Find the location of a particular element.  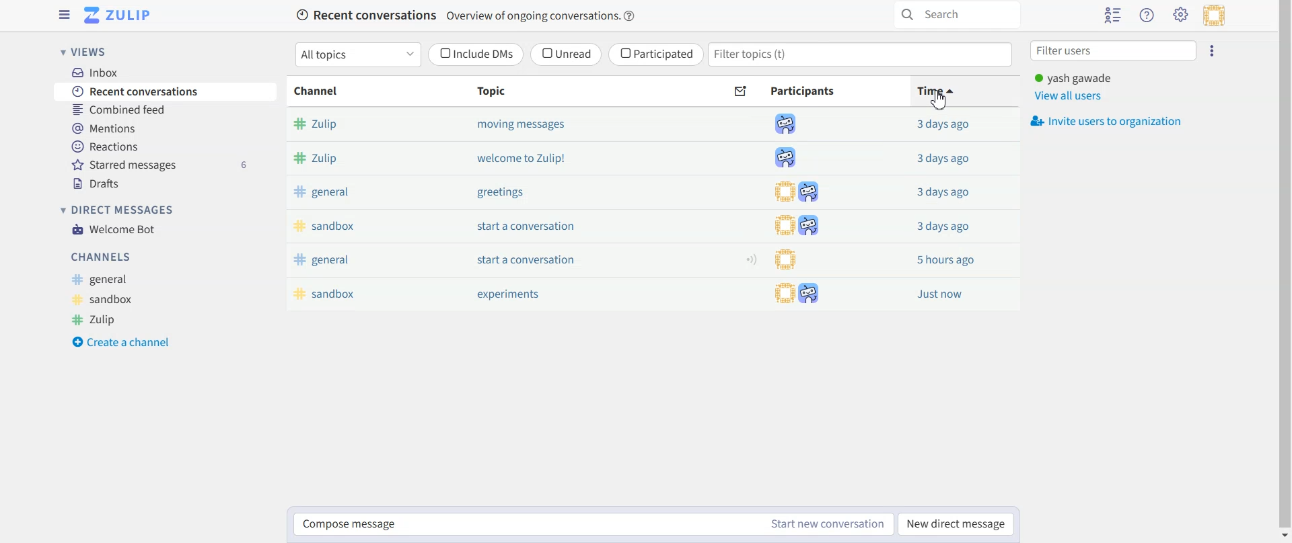

cursor is located at coordinates (939, 100).